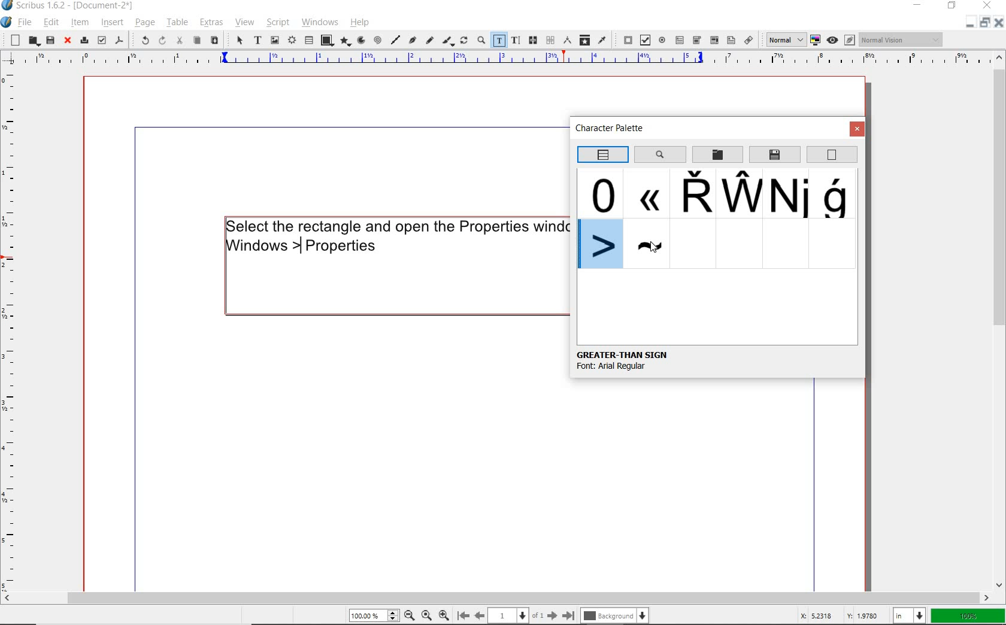  Describe the element at coordinates (346, 41) in the screenshot. I see `polygon` at that location.